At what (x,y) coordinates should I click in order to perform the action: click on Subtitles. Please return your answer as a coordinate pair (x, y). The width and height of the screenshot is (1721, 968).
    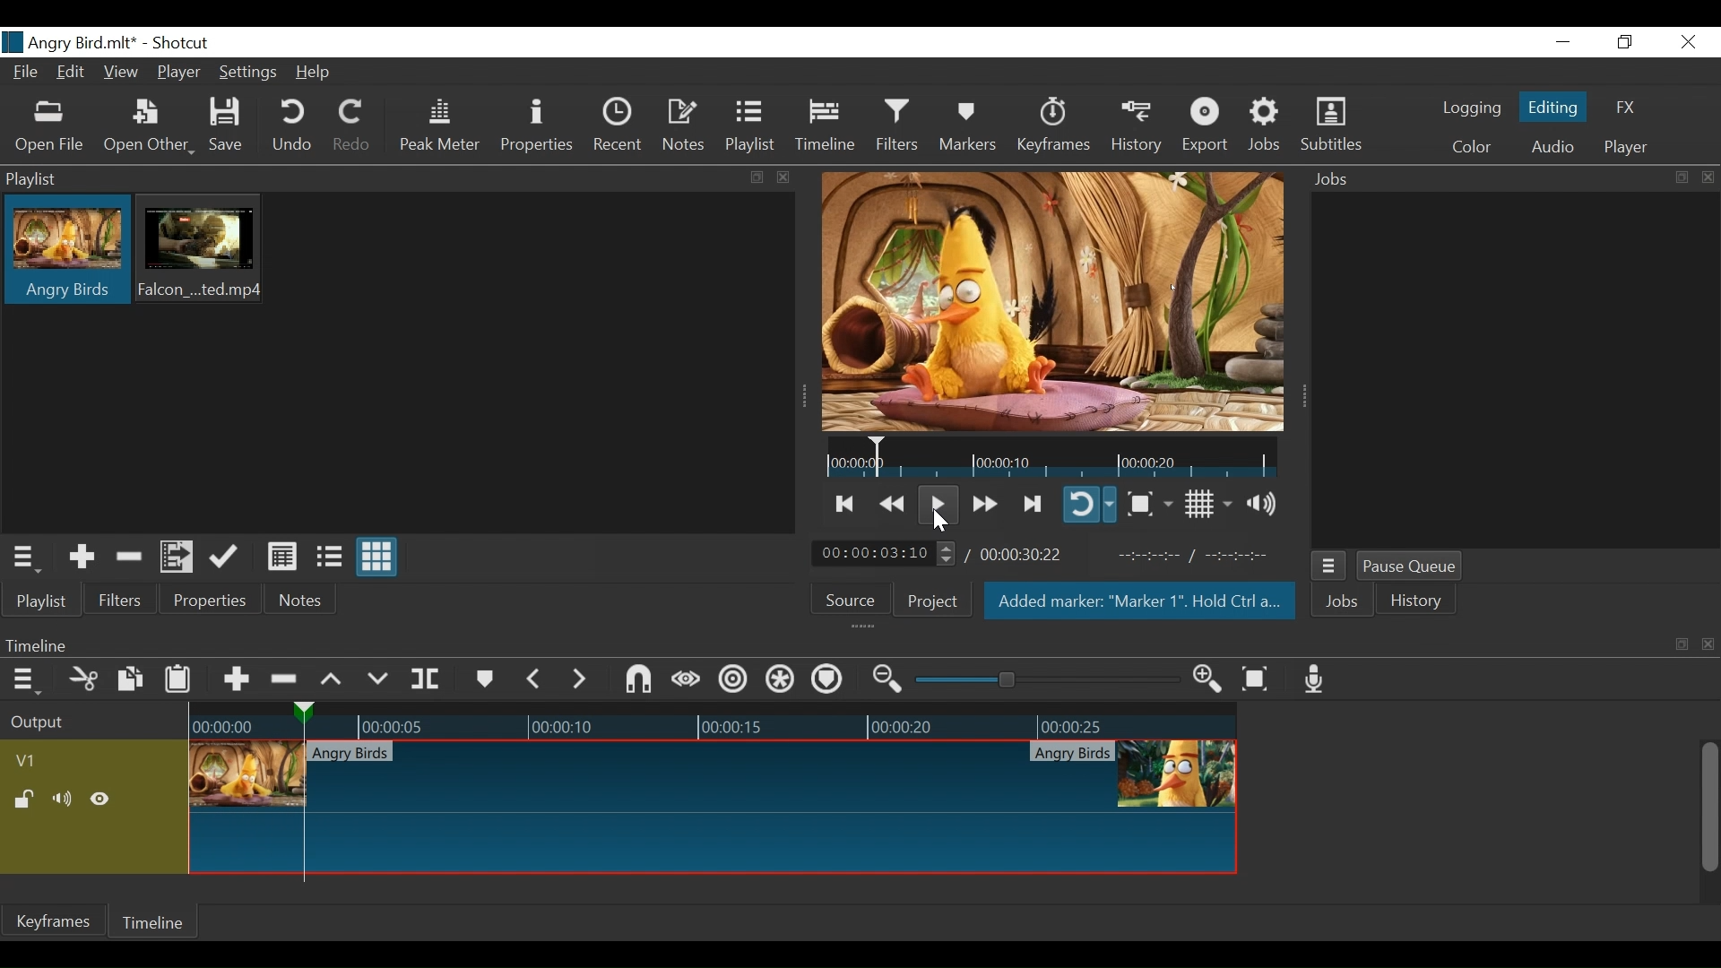
    Looking at the image, I should click on (1333, 126).